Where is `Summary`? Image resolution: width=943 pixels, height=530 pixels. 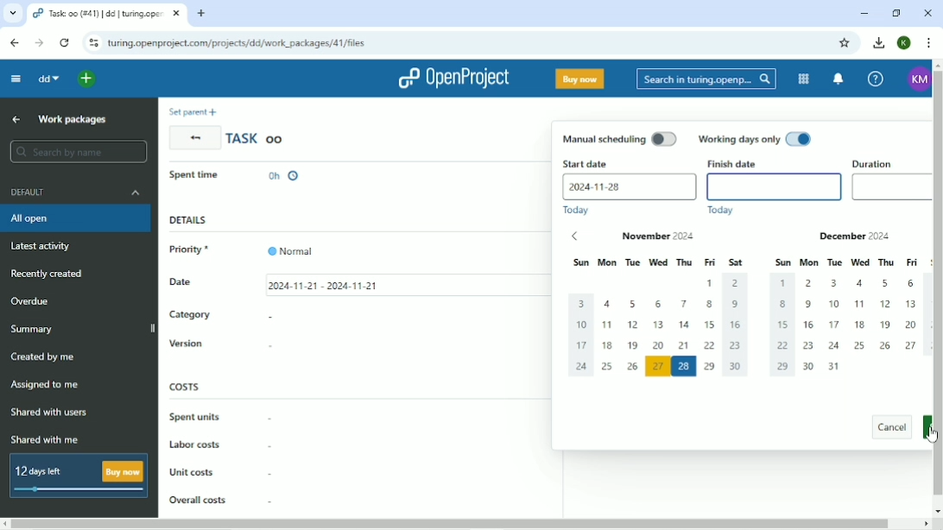
Summary is located at coordinates (35, 328).